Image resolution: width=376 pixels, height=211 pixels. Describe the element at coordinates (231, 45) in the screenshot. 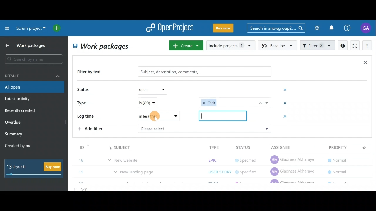

I see `include projects` at that location.